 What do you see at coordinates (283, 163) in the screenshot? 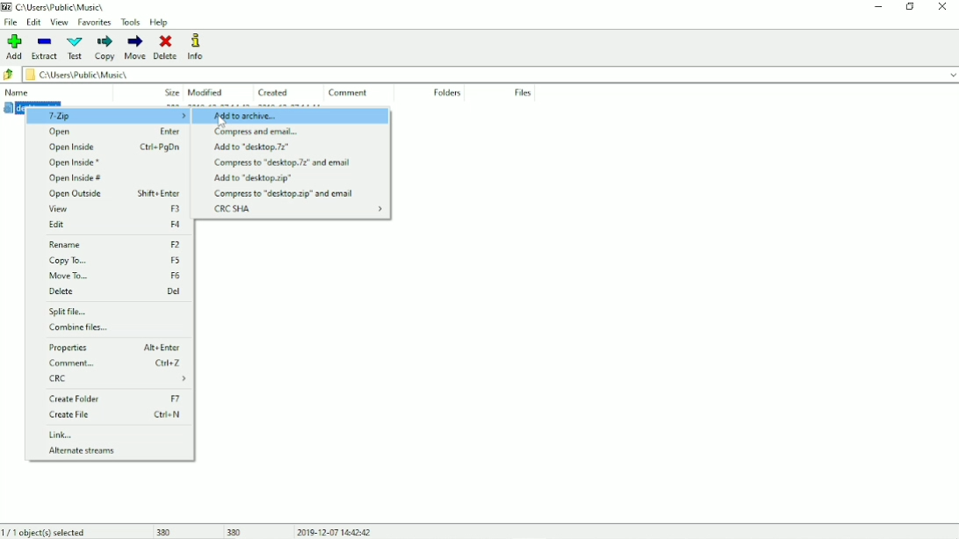
I see `Compress to "desktop.7z" and email` at bounding box center [283, 163].